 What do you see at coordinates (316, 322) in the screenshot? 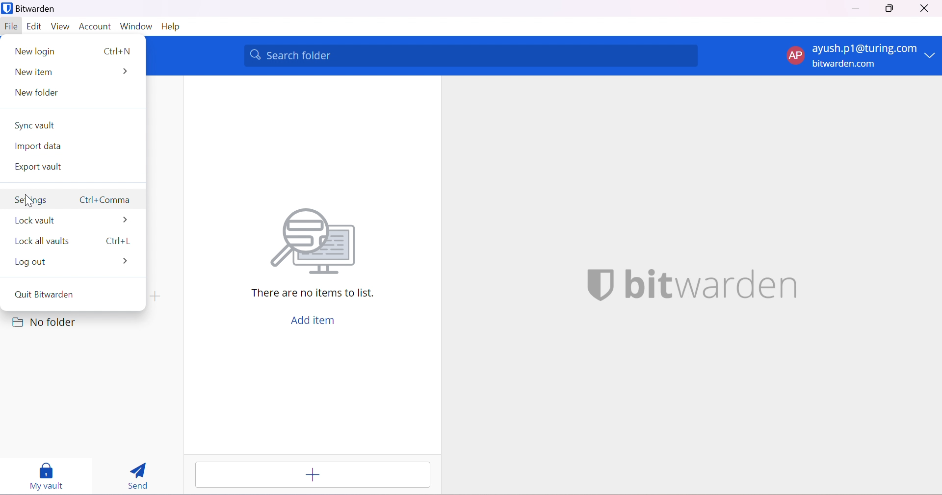
I see `Add item` at bounding box center [316, 322].